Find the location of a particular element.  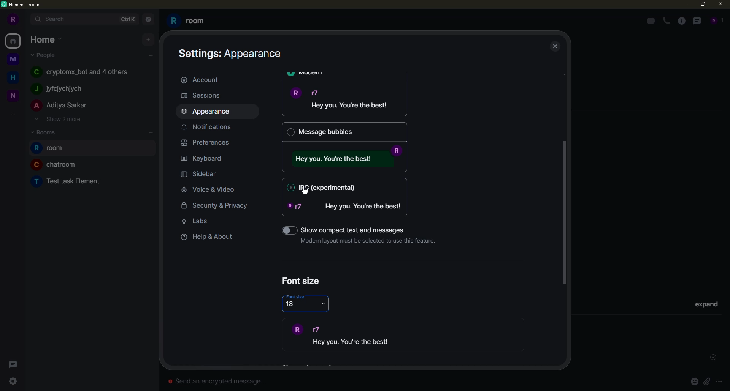

message is located at coordinates (344, 99).